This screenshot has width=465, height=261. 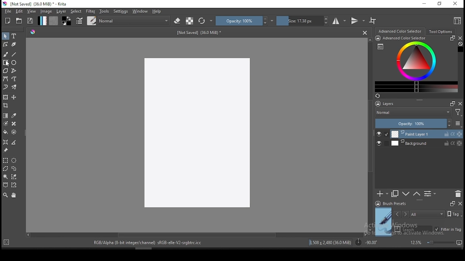 What do you see at coordinates (53, 21) in the screenshot?
I see `pattern` at bounding box center [53, 21].